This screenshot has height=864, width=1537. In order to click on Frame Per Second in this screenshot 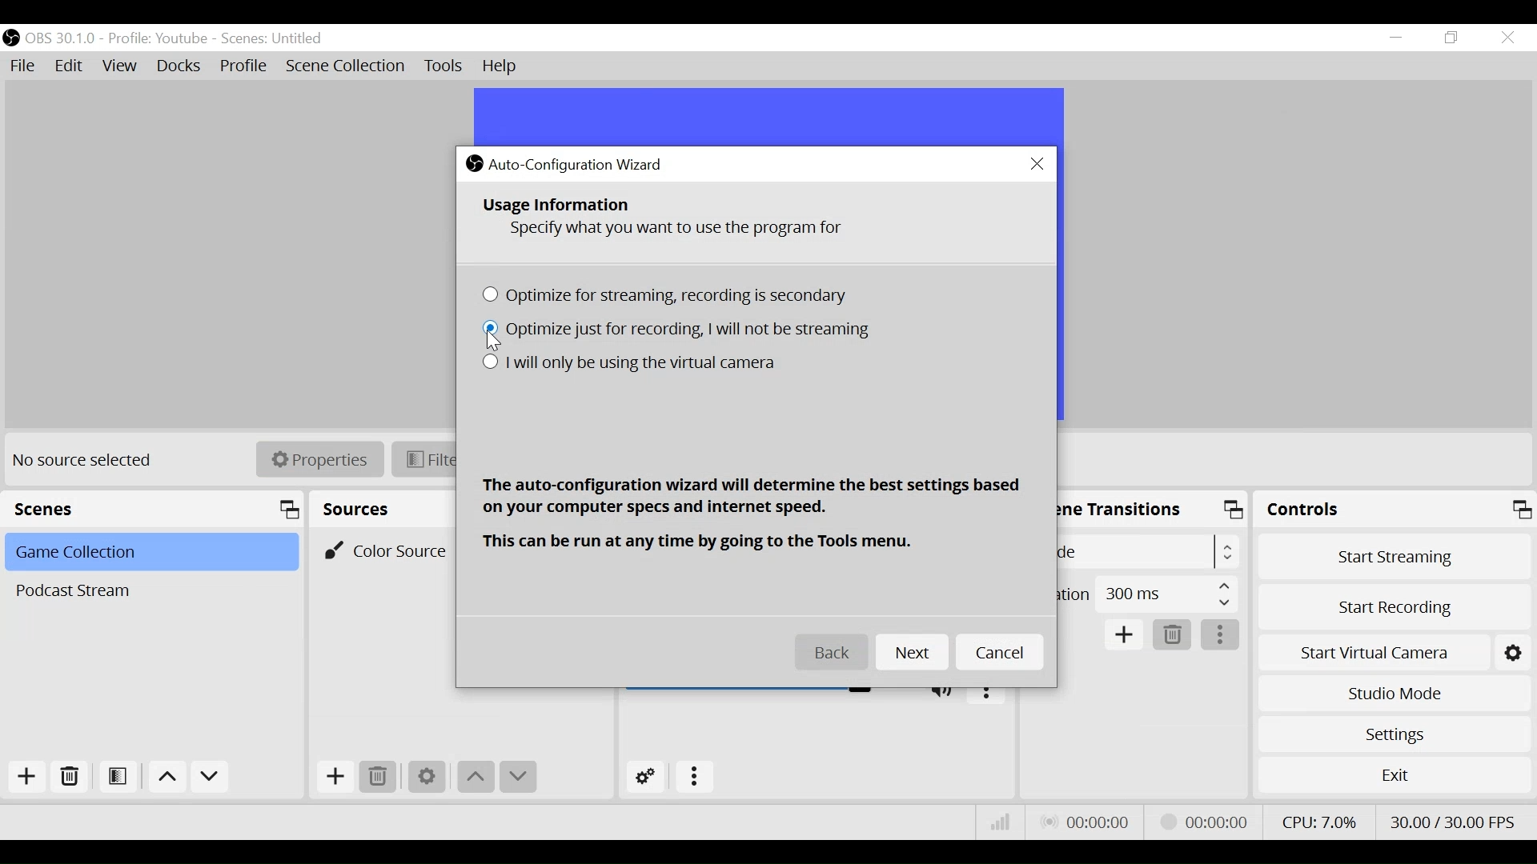, I will do `click(1454, 822)`.